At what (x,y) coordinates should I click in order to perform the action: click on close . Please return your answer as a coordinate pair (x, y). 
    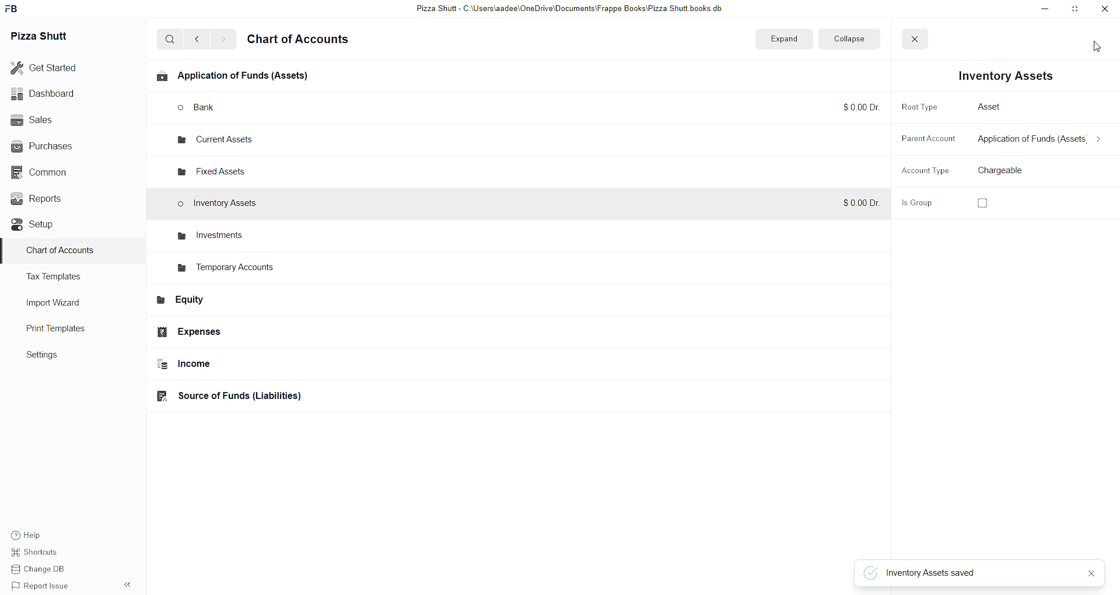
    Looking at the image, I should click on (909, 39).